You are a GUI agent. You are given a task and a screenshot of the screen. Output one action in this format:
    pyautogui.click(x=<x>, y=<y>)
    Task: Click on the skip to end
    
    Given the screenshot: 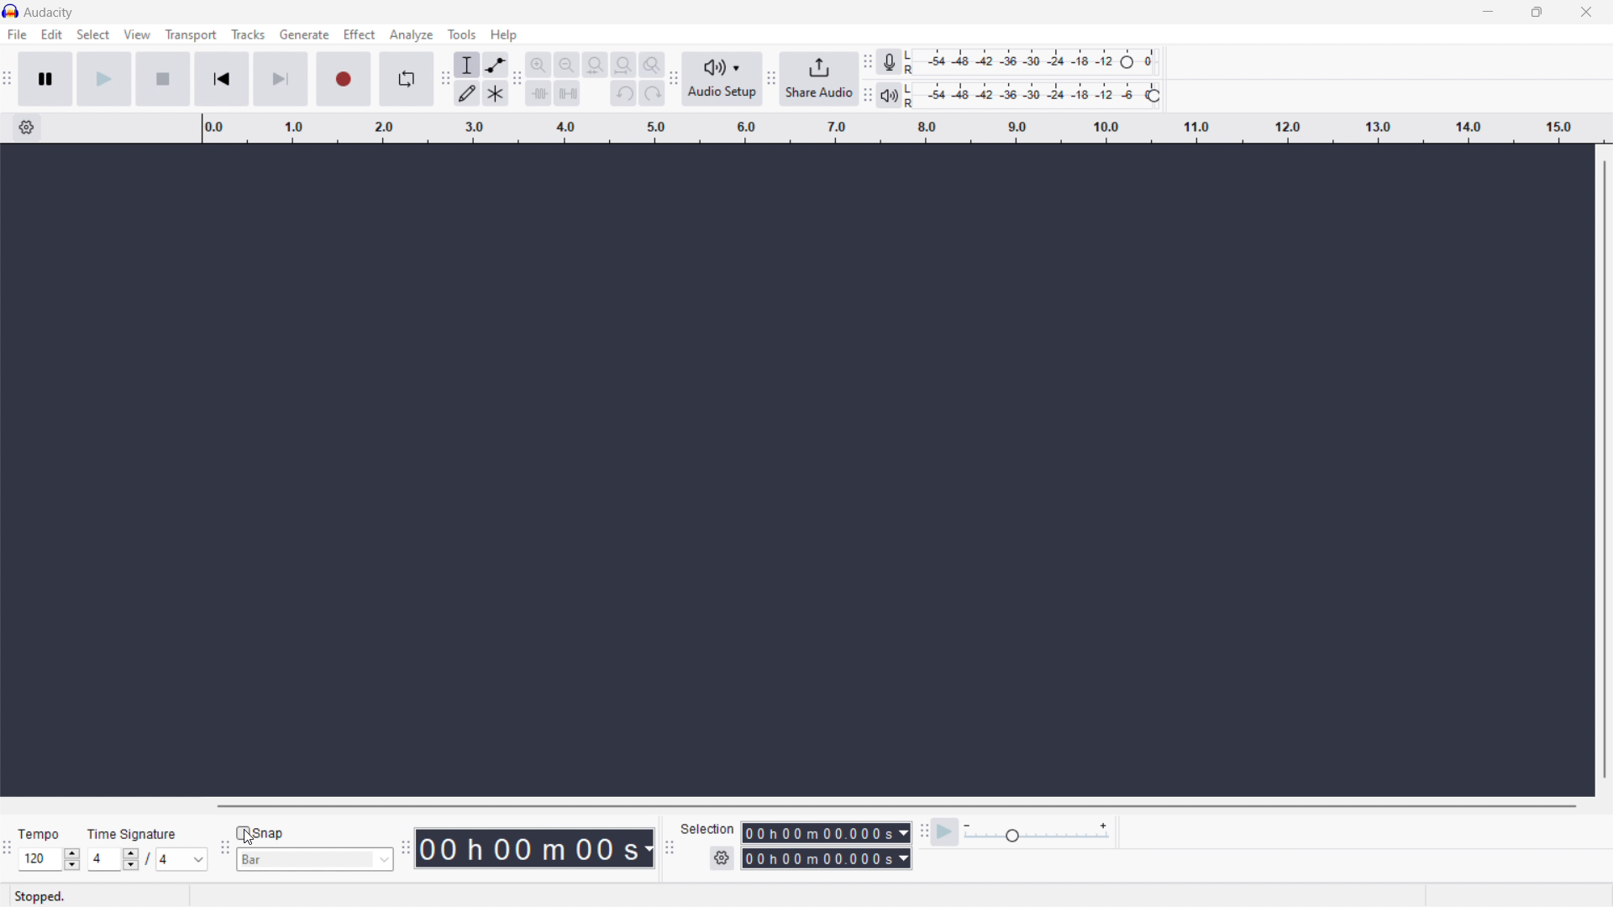 What is the action you would take?
    pyautogui.click(x=280, y=80)
    